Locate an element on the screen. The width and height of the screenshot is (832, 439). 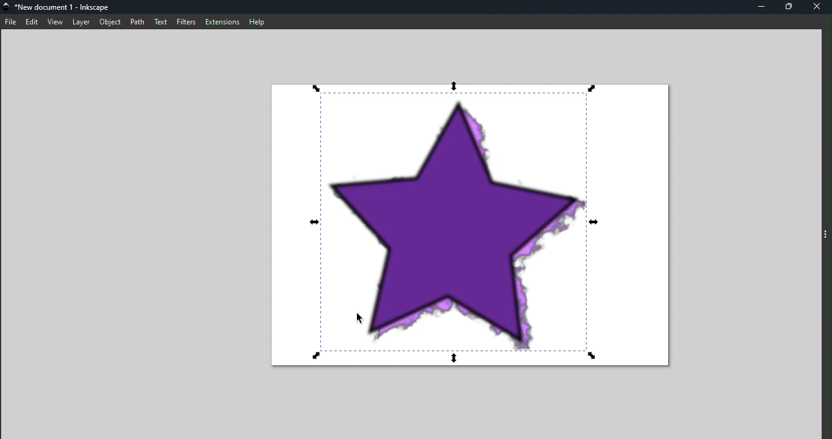
Canvas is located at coordinates (472, 226).